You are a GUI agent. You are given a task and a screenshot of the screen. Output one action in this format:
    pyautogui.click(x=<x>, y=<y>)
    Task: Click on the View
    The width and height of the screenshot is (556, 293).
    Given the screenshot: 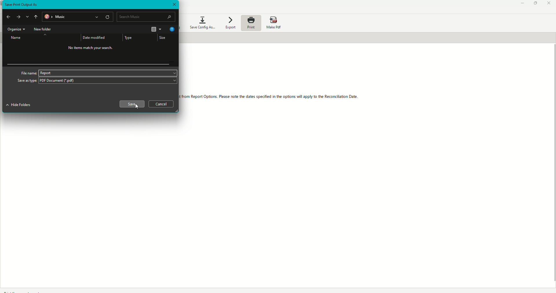 What is the action you would take?
    pyautogui.click(x=155, y=29)
    